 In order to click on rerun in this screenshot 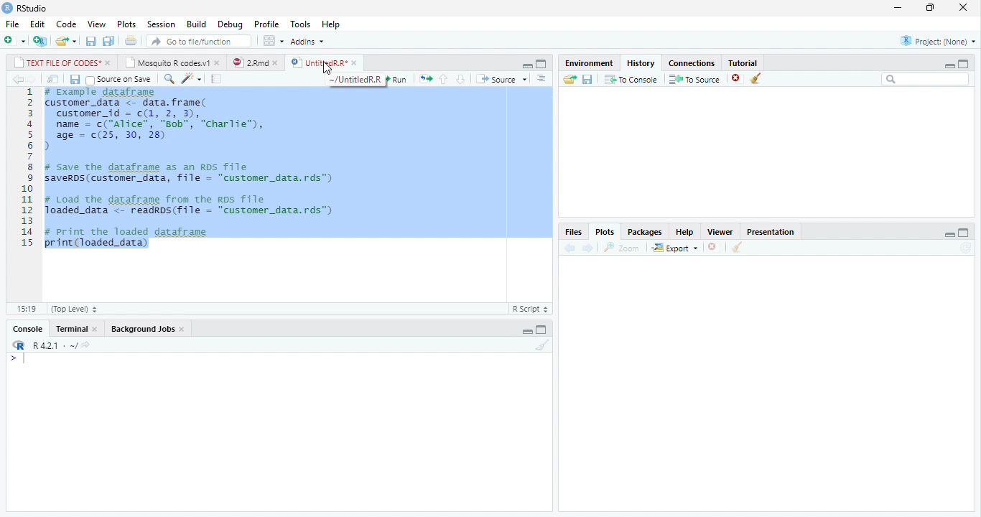, I will do `click(425, 80)`.